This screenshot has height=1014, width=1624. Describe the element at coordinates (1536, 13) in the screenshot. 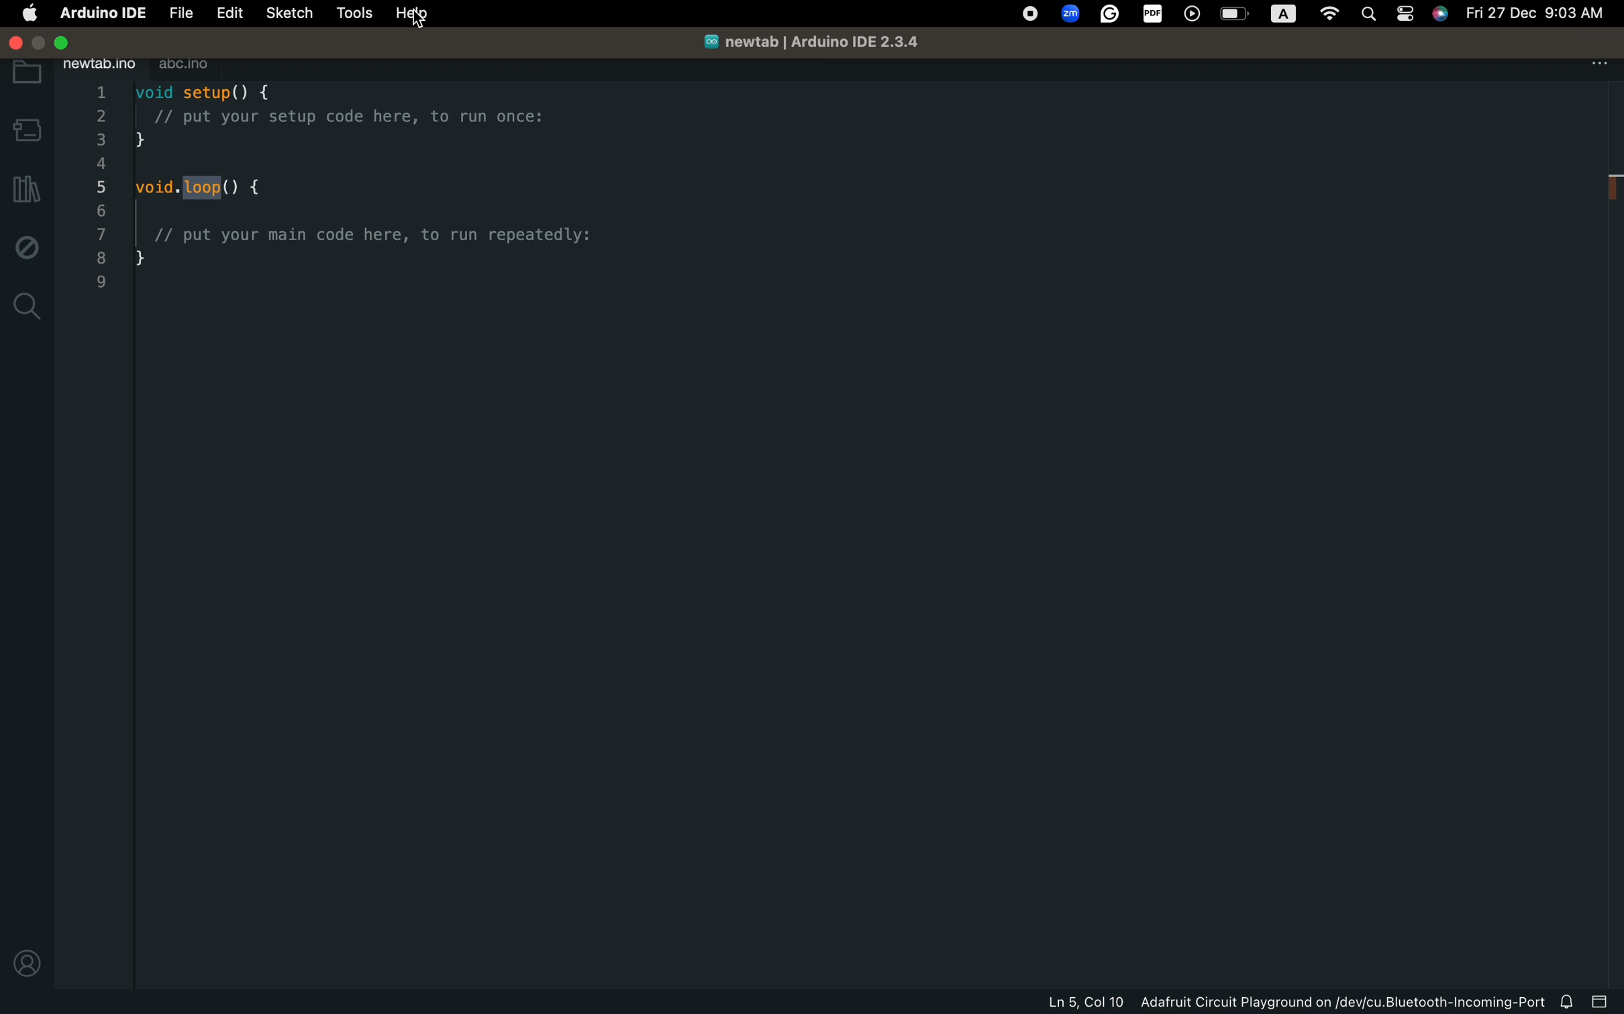

I see `Fri 27 Dec 9:03 AM` at that location.